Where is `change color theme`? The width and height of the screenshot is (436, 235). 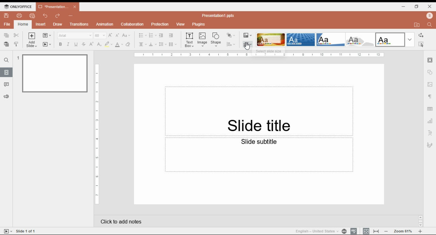
change color theme is located at coordinates (248, 35).